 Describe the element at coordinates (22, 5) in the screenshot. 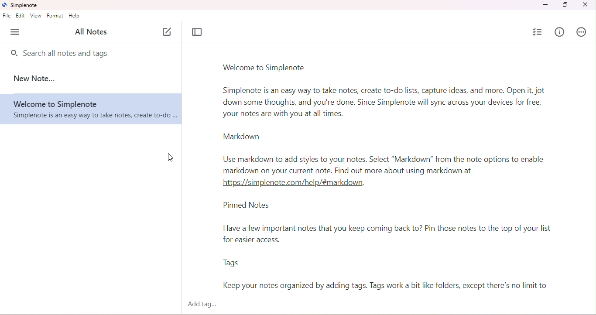

I see `simple note` at that location.